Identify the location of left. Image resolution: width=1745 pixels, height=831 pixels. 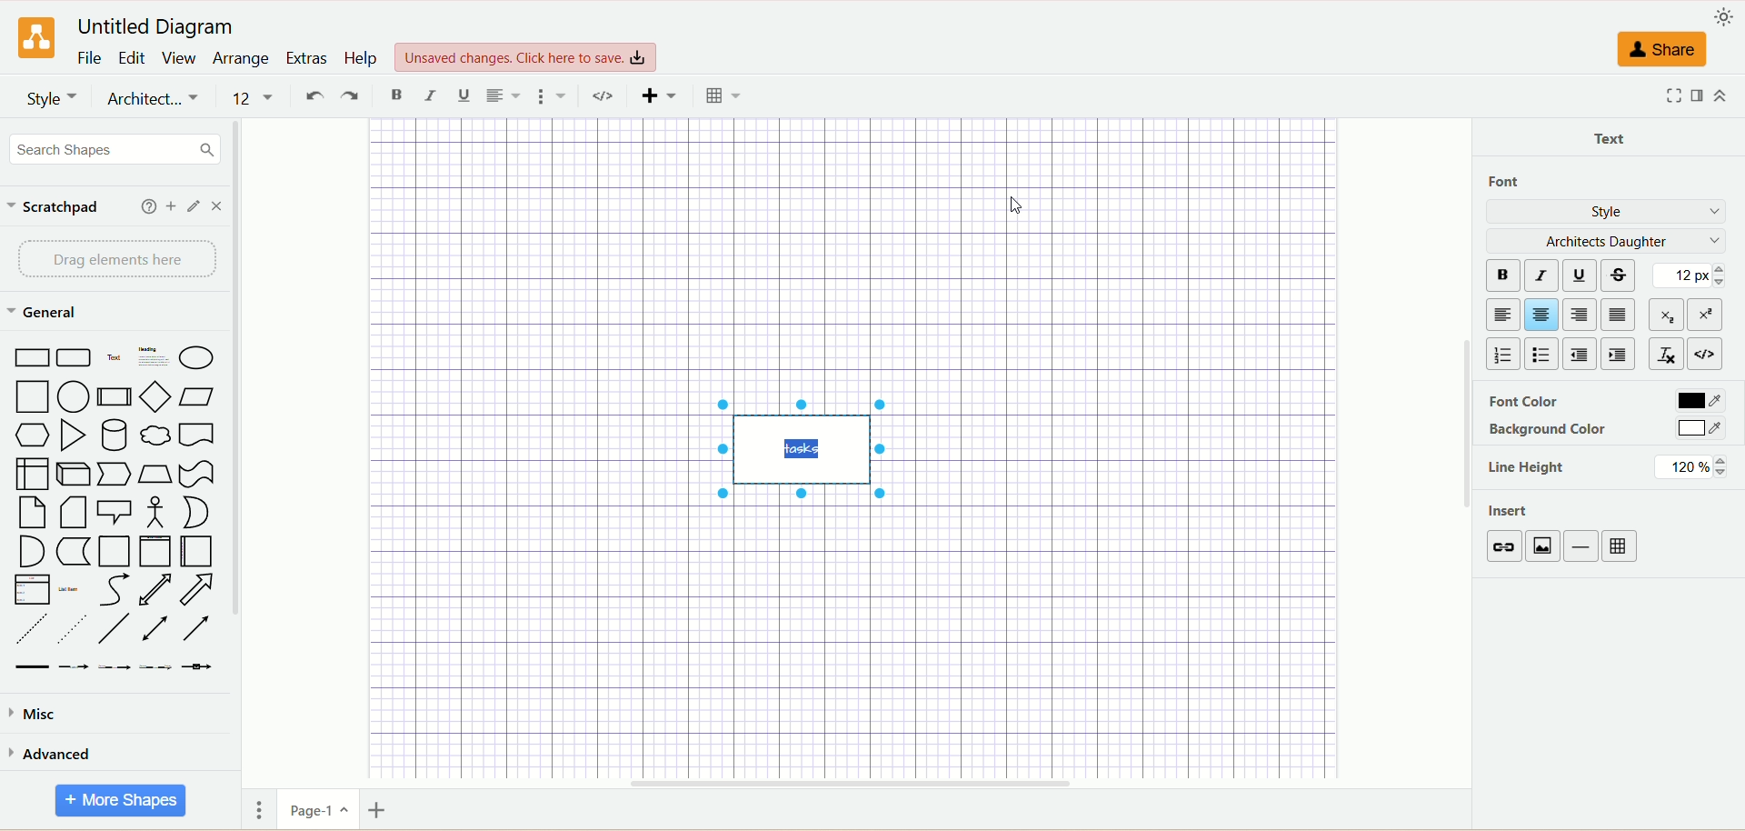
(1499, 315).